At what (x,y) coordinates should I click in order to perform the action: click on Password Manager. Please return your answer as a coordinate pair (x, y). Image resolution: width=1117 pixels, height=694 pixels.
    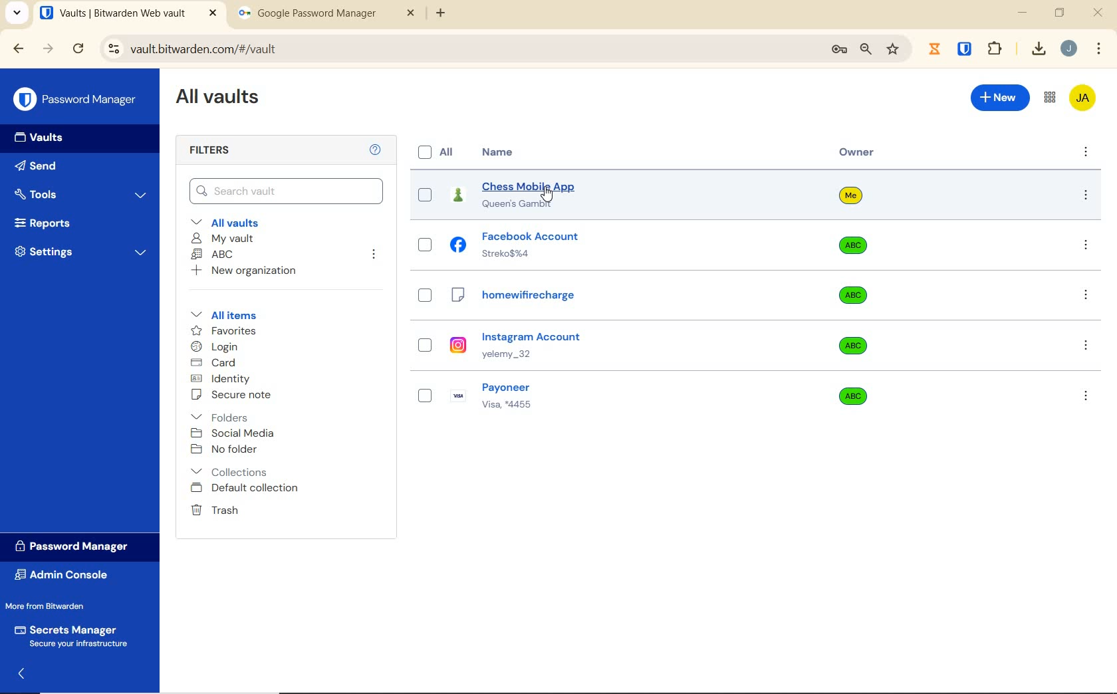
    Looking at the image, I should click on (78, 547).